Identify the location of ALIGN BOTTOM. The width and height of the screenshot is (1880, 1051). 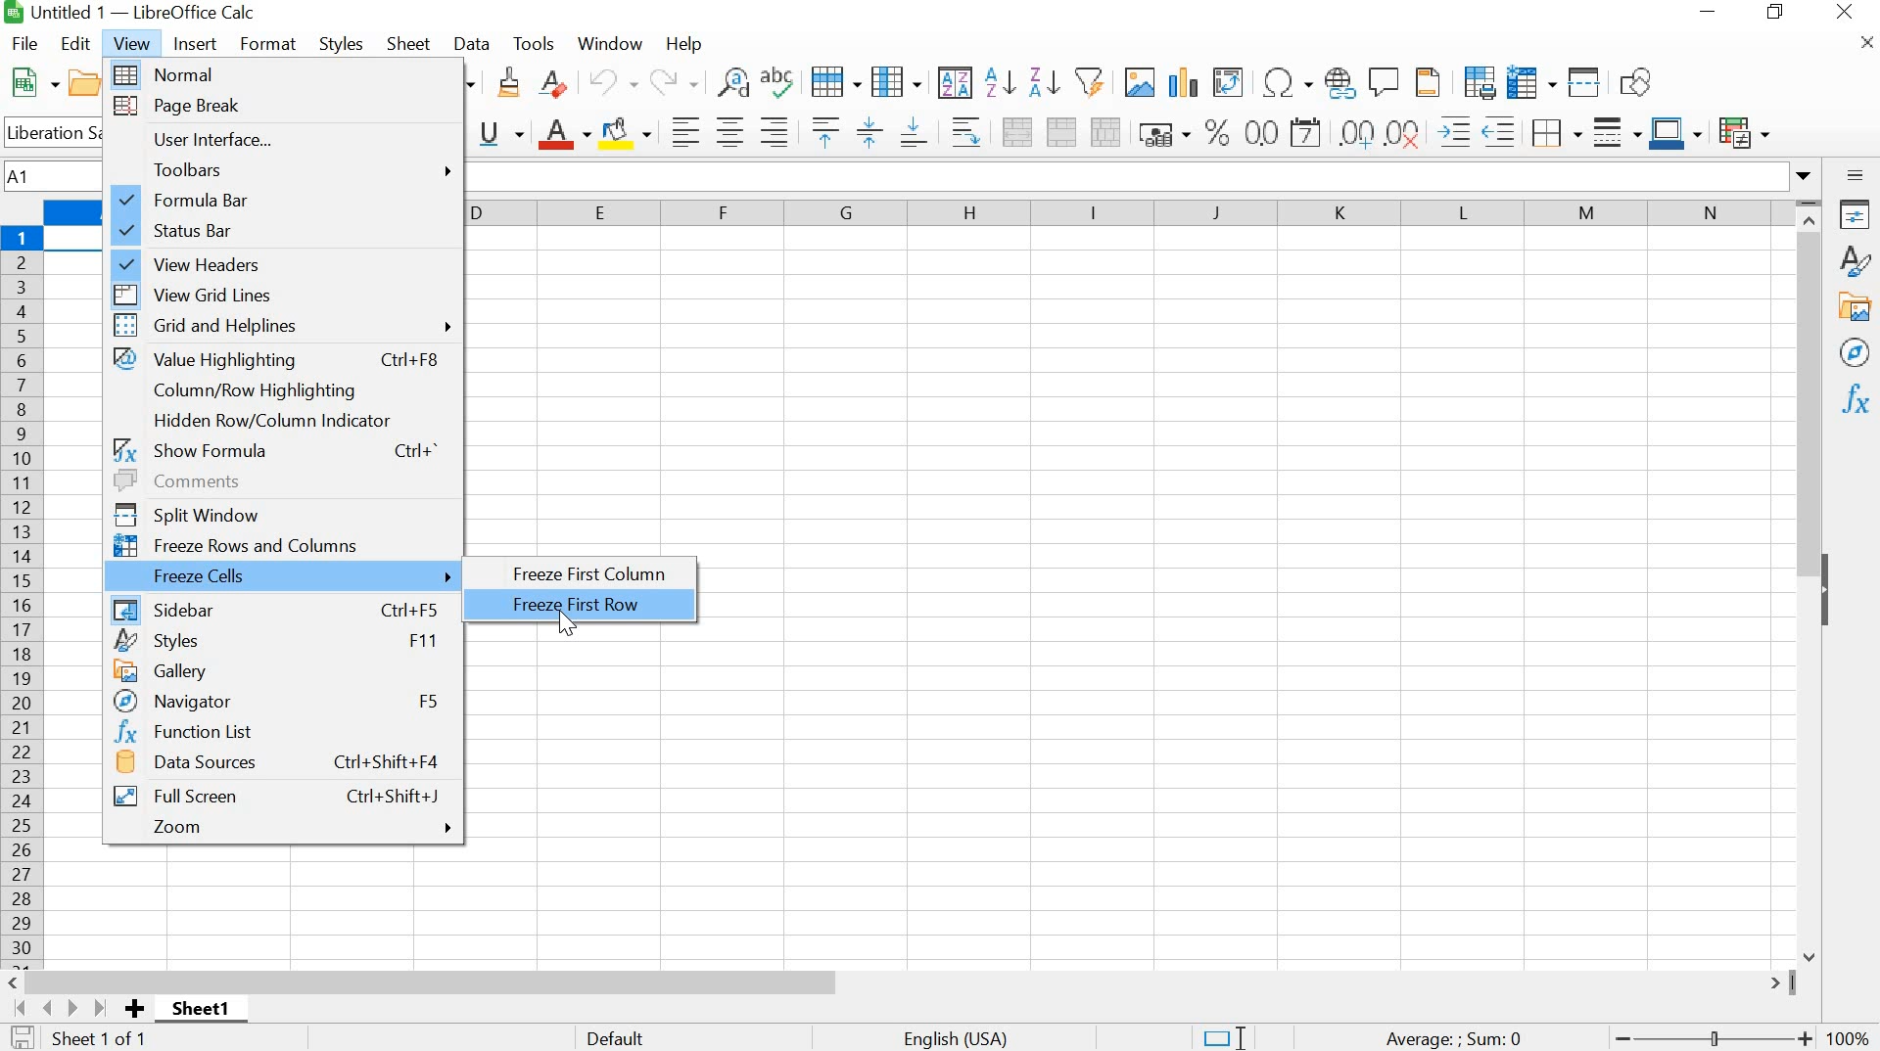
(915, 130).